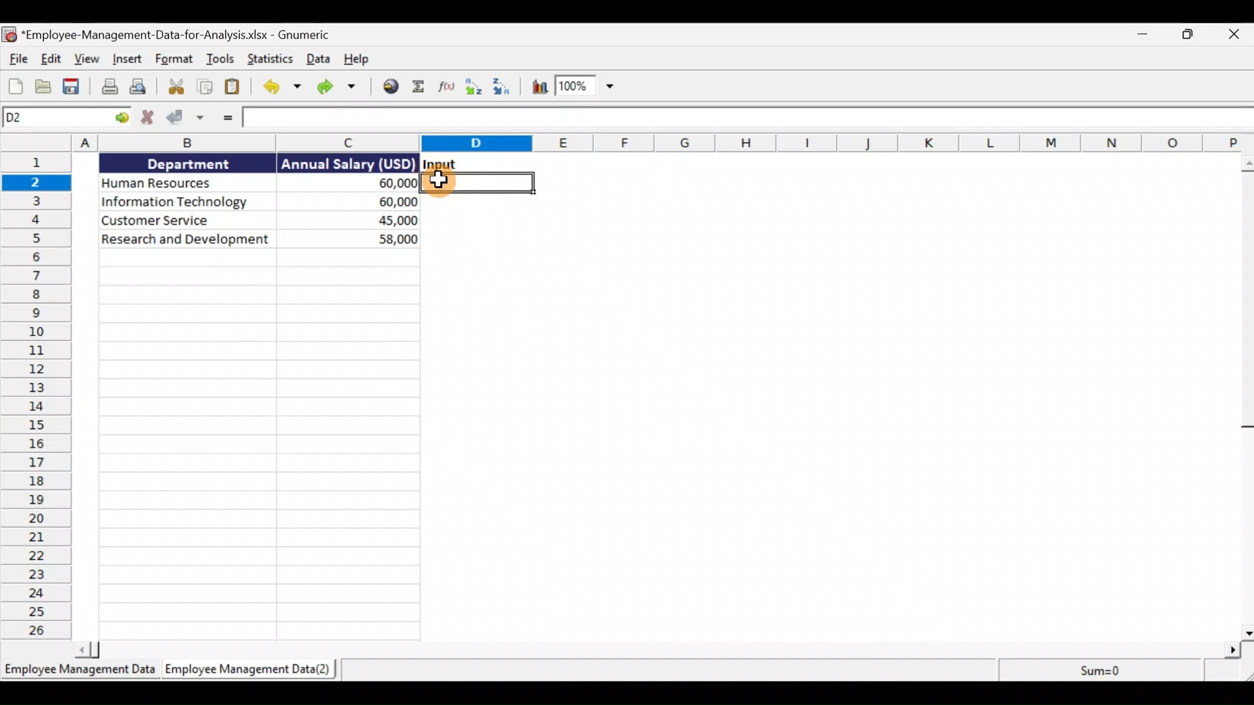 Image resolution: width=1254 pixels, height=705 pixels. I want to click on Data, so click(254, 200).